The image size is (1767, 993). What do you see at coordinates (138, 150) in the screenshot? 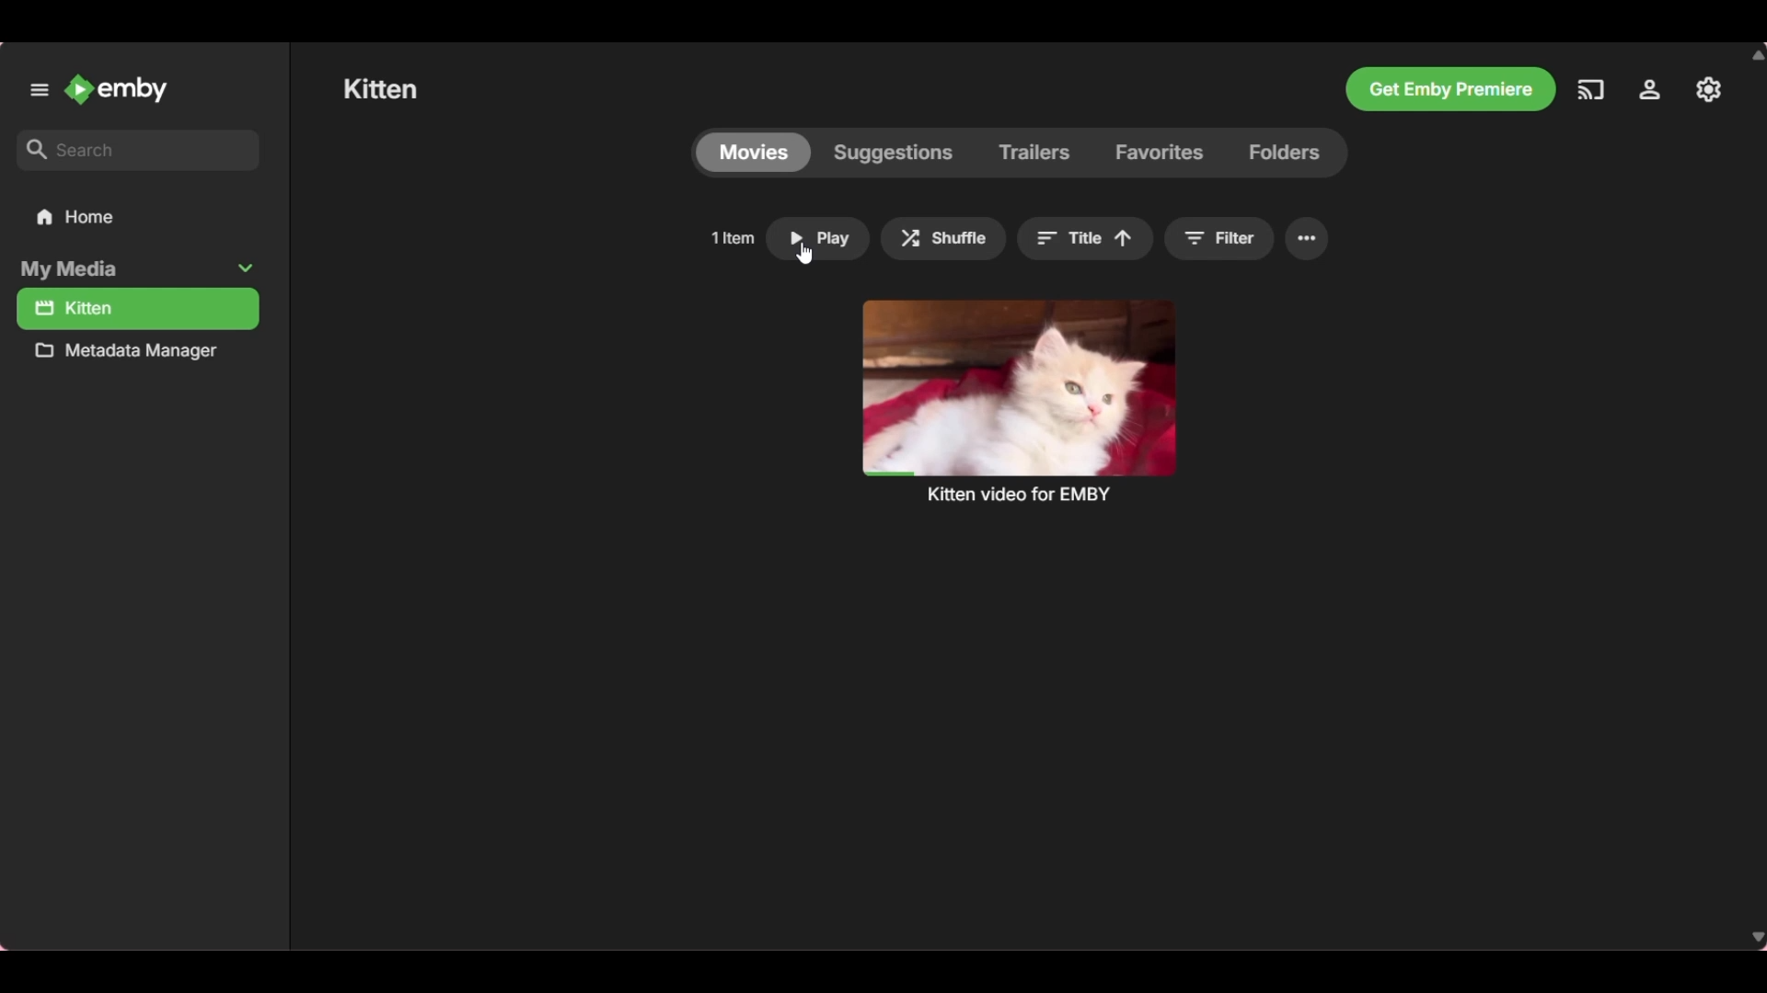
I see `search bar` at bounding box center [138, 150].